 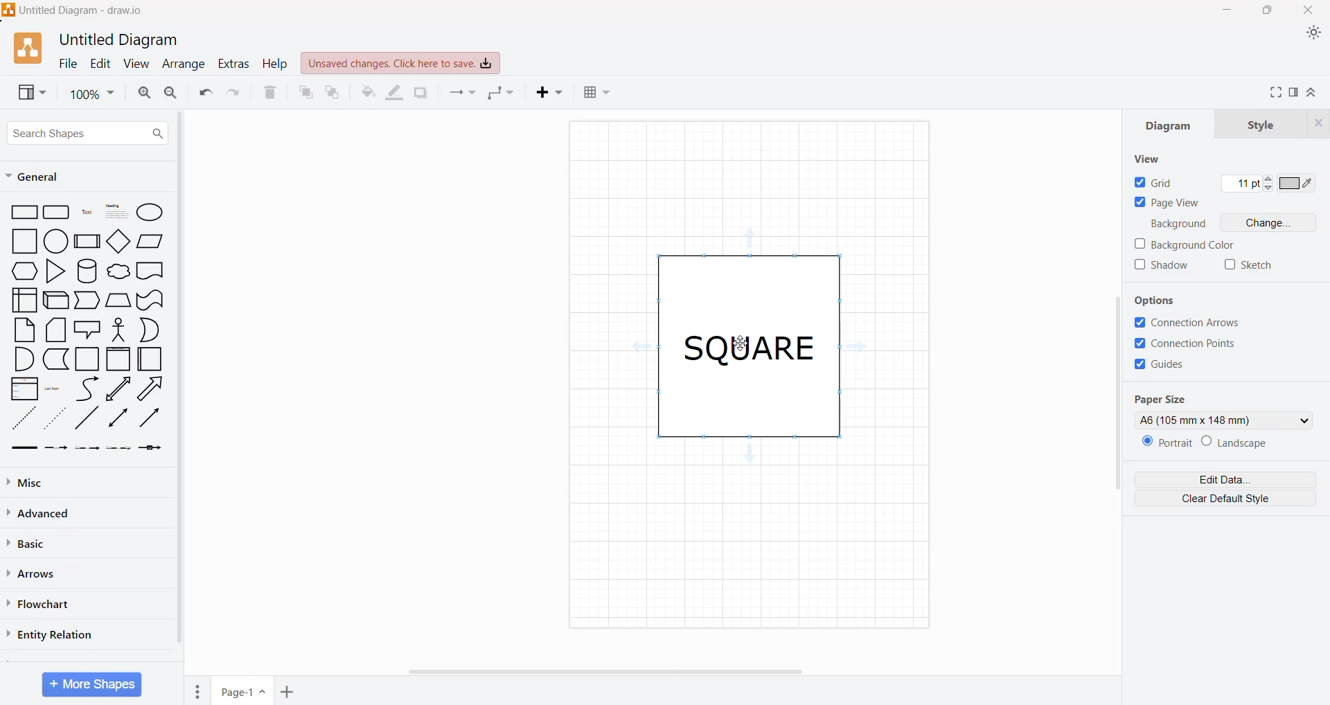 I want to click on Trapezoid, so click(x=87, y=301).